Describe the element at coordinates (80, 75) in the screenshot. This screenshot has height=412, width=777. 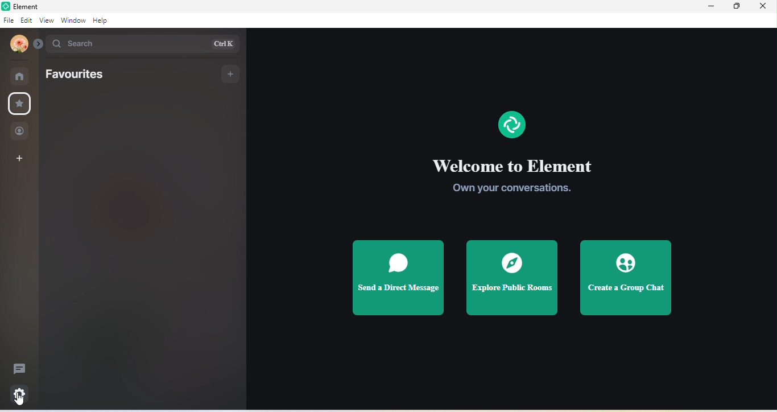
I see `favourites` at that location.